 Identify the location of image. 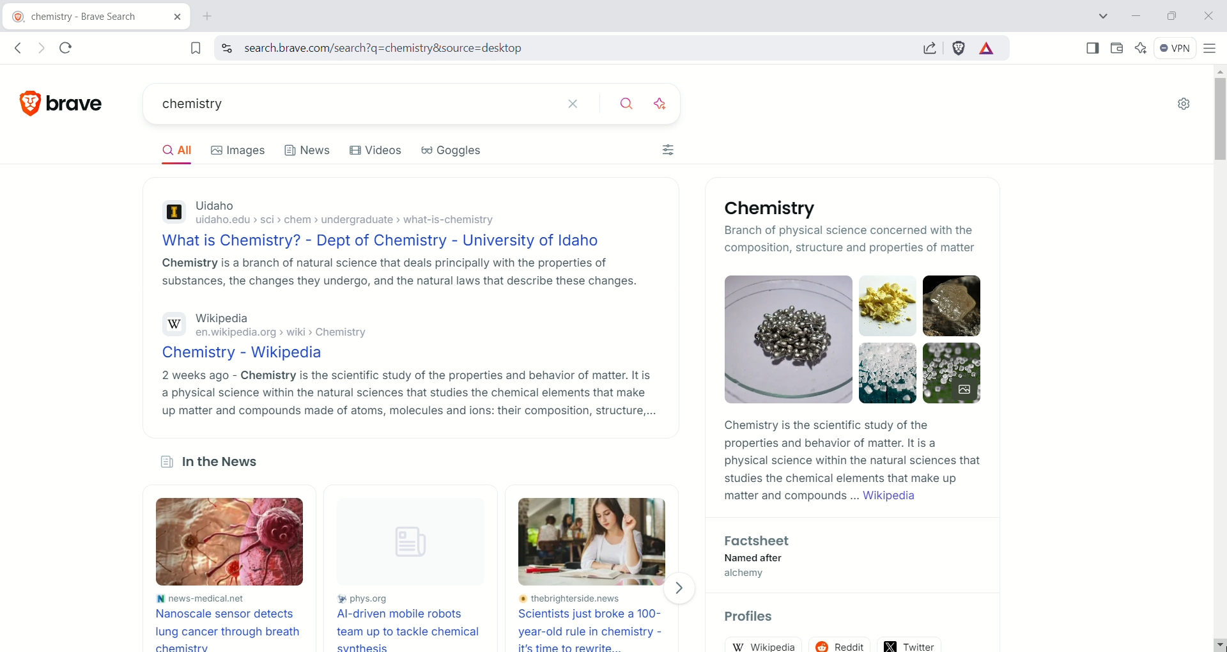
(239, 543).